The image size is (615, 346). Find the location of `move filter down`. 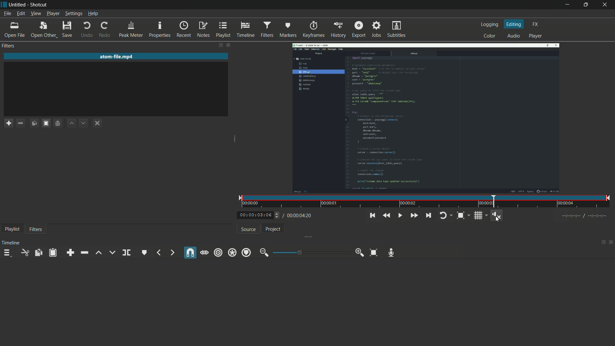

move filter down is located at coordinates (84, 124).